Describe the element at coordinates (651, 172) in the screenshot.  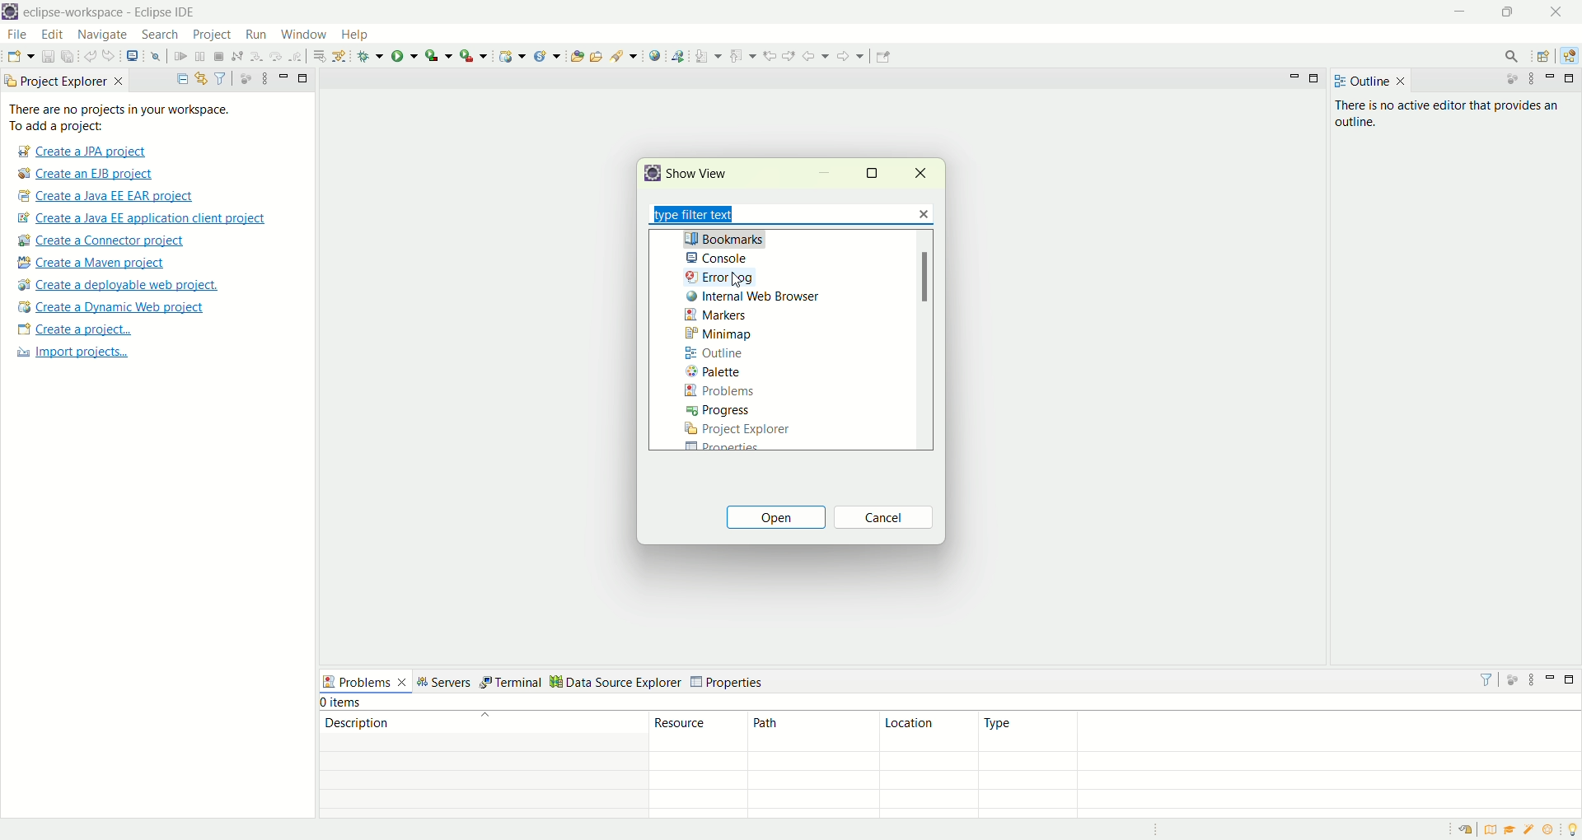
I see `logo` at that location.